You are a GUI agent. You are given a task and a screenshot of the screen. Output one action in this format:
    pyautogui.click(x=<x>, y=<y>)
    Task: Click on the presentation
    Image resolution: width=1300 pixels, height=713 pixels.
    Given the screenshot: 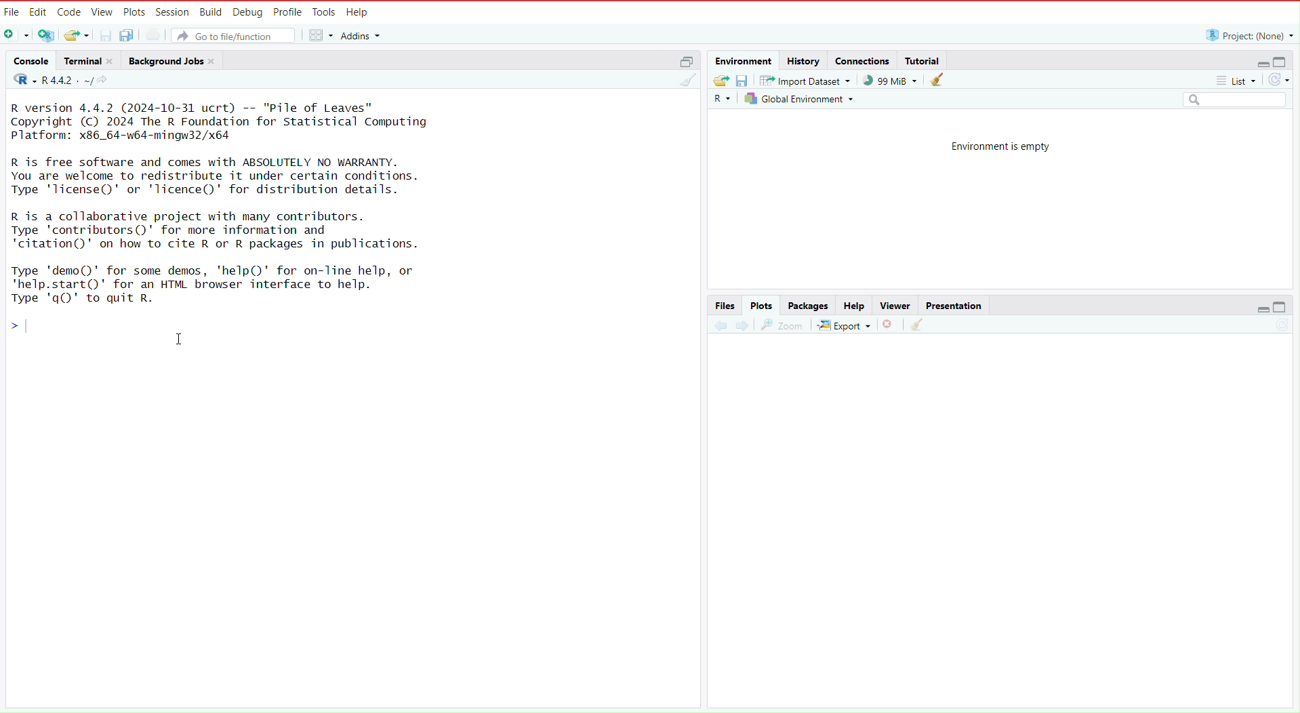 What is the action you would take?
    pyautogui.click(x=956, y=304)
    